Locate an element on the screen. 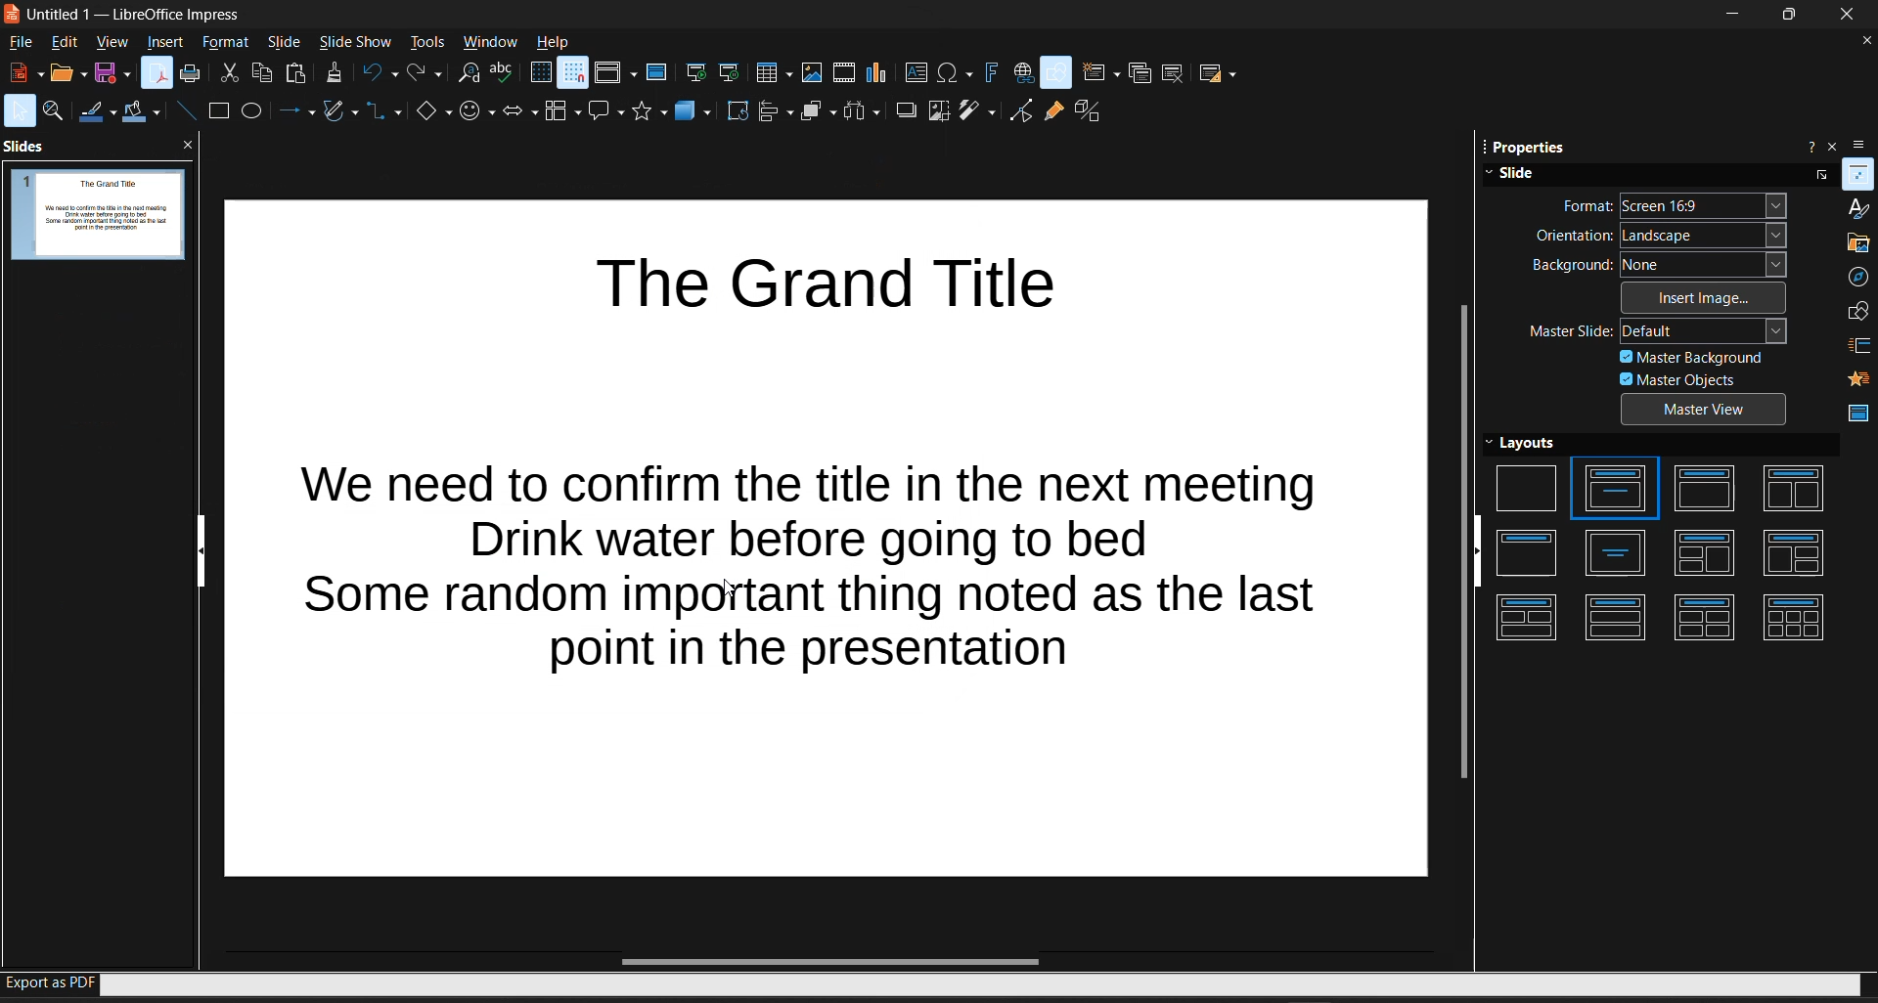 This screenshot has height=1003, width=1878. basic shapes is located at coordinates (433, 112).